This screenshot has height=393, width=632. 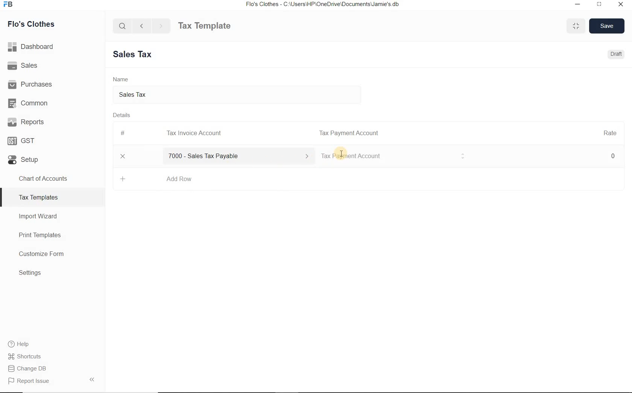 What do you see at coordinates (52, 158) in the screenshot?
I see `Setup` at bounding box center [52, 158].